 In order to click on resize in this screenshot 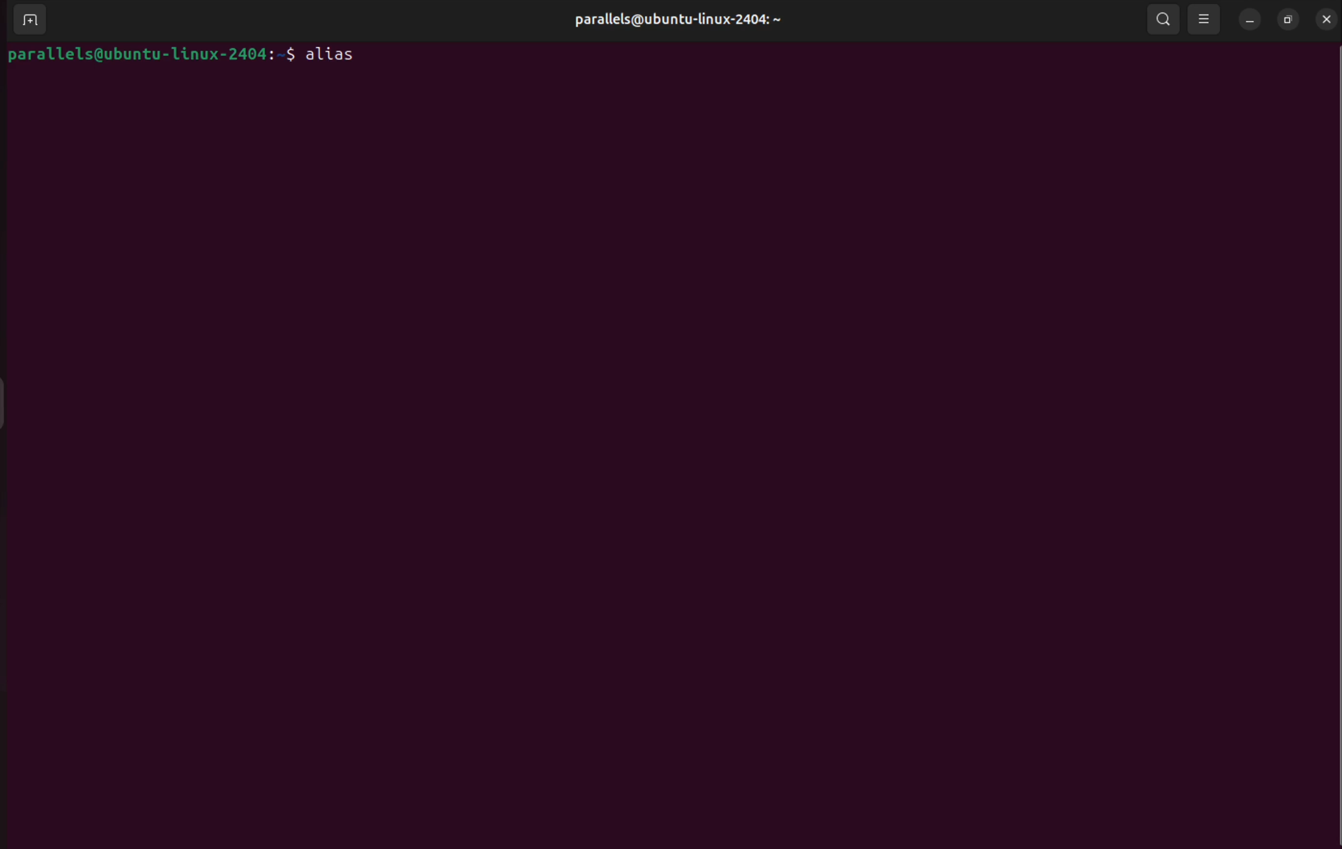, I will do `click(1288, 19)`.